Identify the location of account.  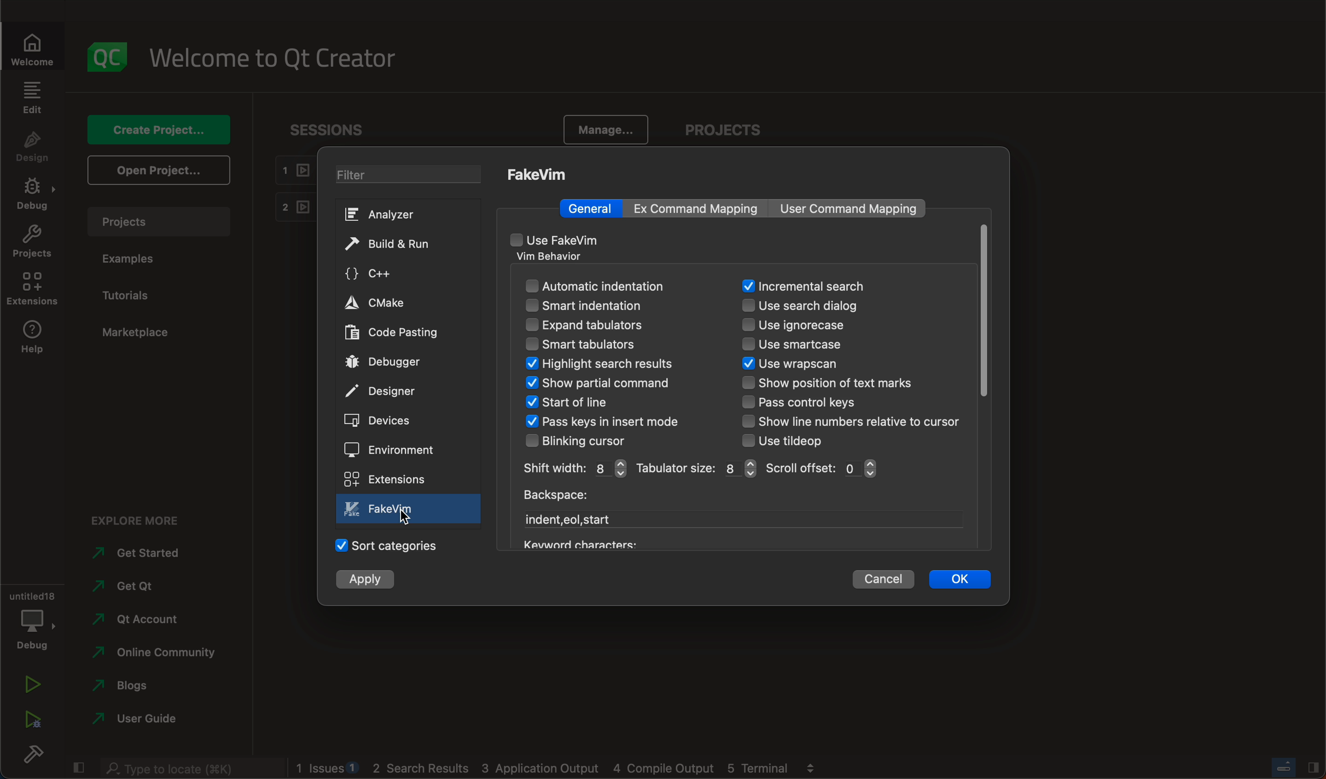
(150, 619).